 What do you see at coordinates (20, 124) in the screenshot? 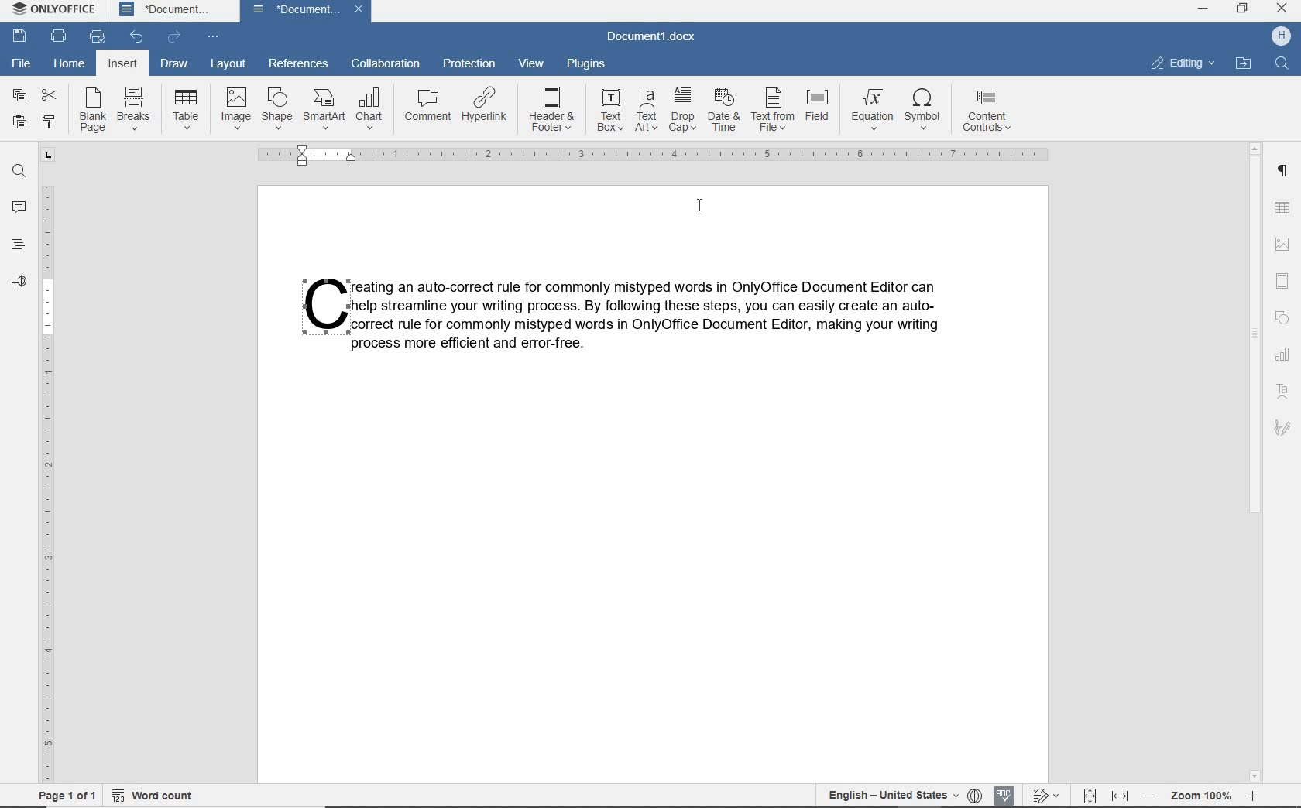
I see `paste` at bounding box center [20, 124].